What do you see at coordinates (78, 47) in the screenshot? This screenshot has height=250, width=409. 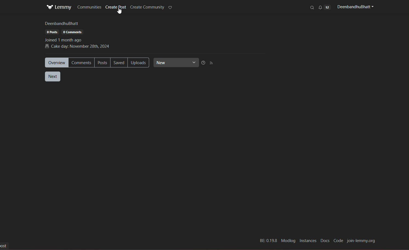 I see `Cake day: November 28th, 2024` at bounding box center [78, 47].